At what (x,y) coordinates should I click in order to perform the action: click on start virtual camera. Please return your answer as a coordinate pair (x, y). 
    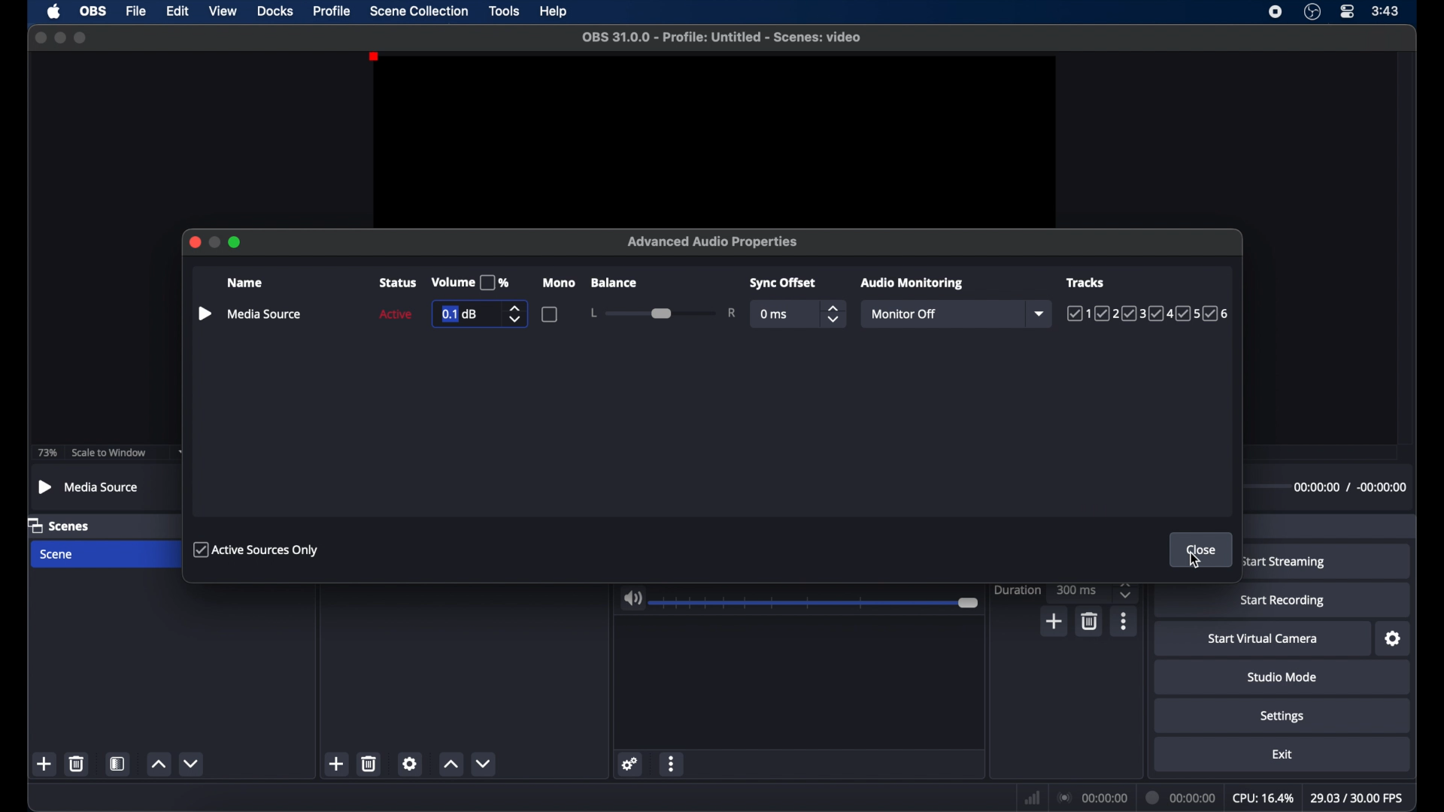
    Looking at the image, I should click on (1262, 639).